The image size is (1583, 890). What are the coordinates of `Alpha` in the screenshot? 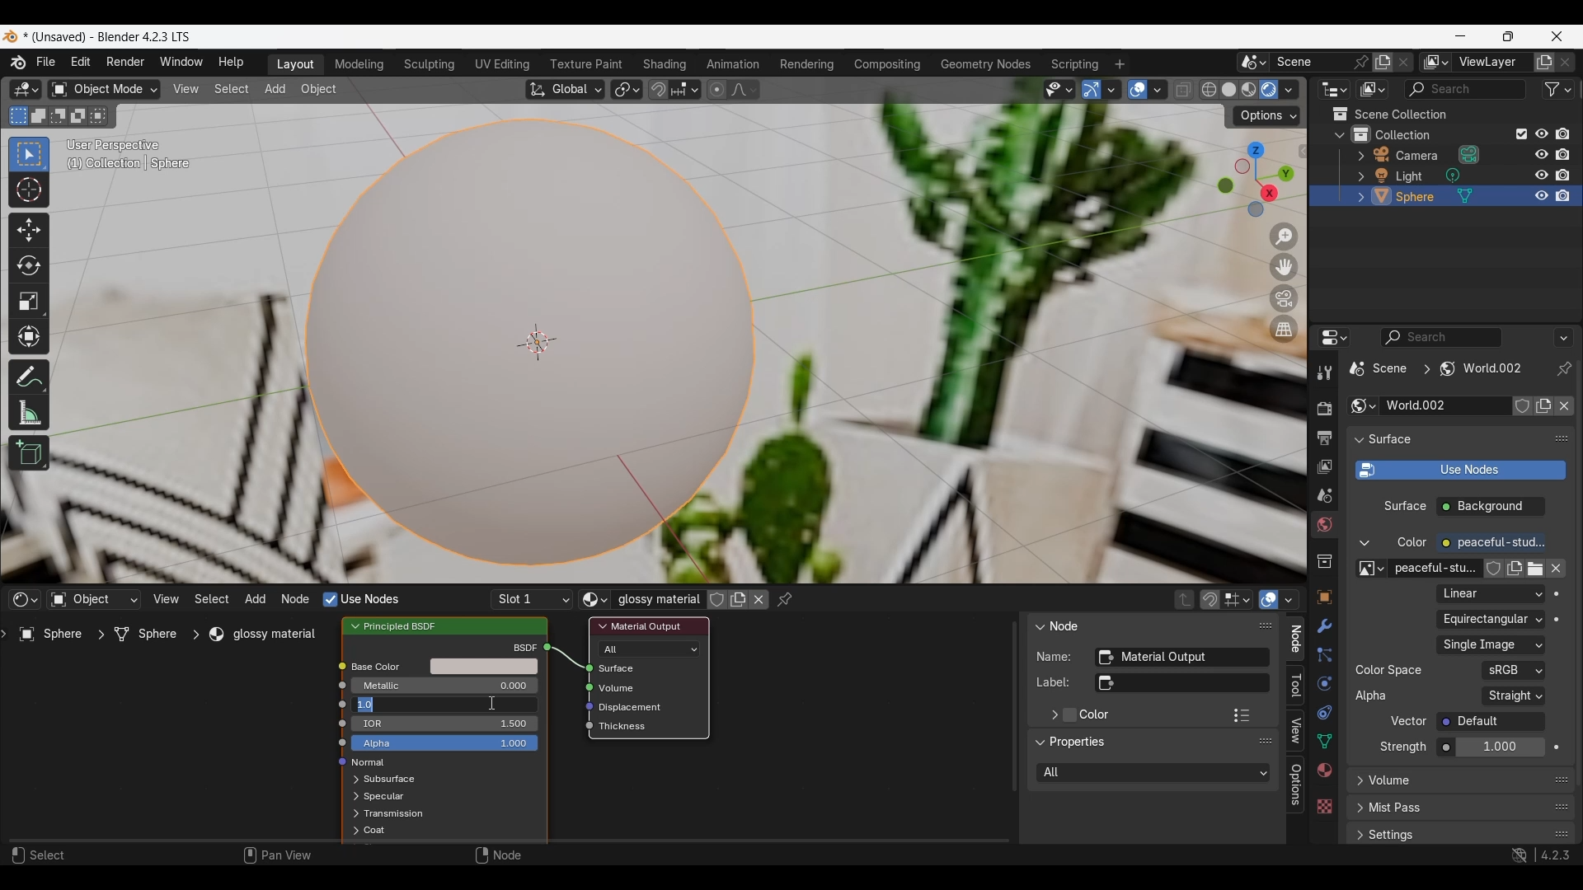 It's located at (1374, 696).